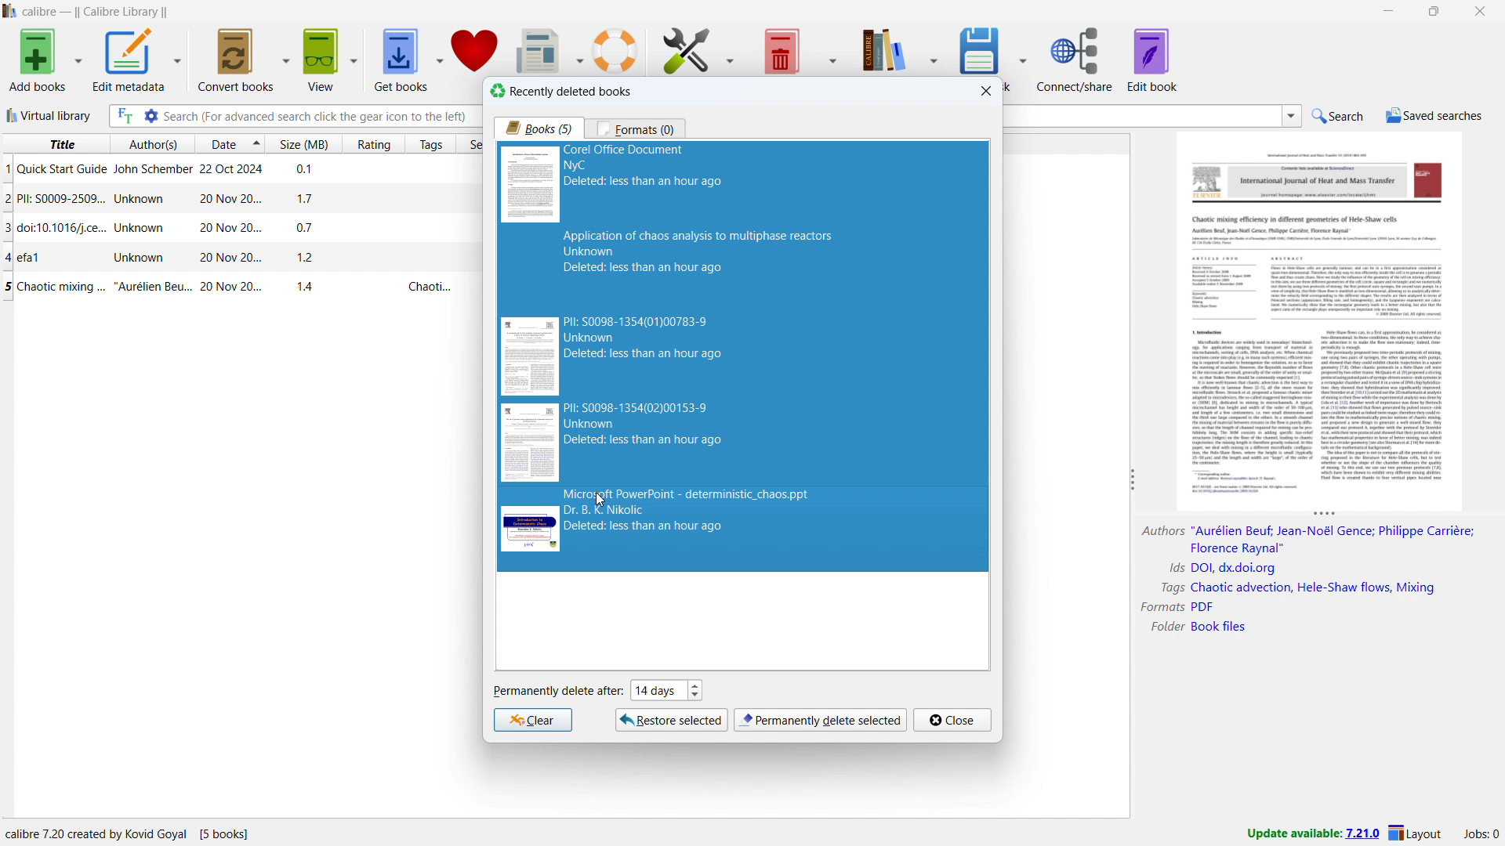 Image resolution: width=1505 pixels, height=846 pixels. What do you see at coordinates (177, 60) in the screenshot?
I see `edit metadata options` at bounding box center [177, 60].